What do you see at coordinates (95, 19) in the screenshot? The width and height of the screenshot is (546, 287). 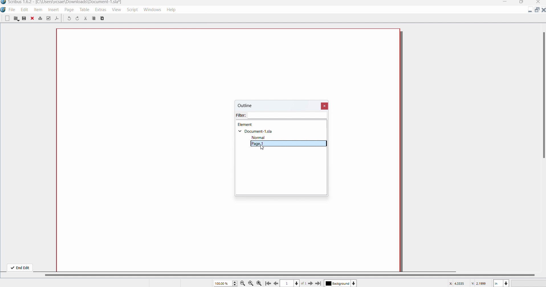 I see `` at bounding box center [95, 19].